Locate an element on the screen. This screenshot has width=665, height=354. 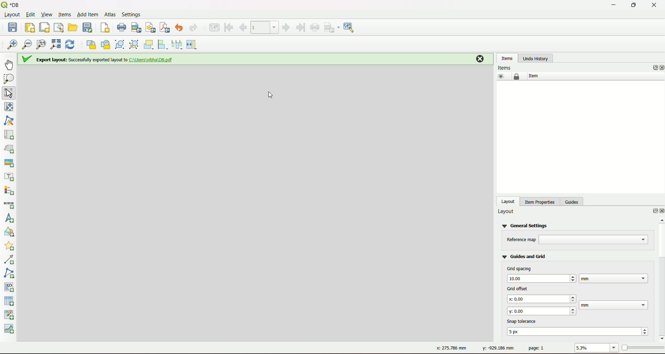
zoom full is located at coordinates (55, 45).